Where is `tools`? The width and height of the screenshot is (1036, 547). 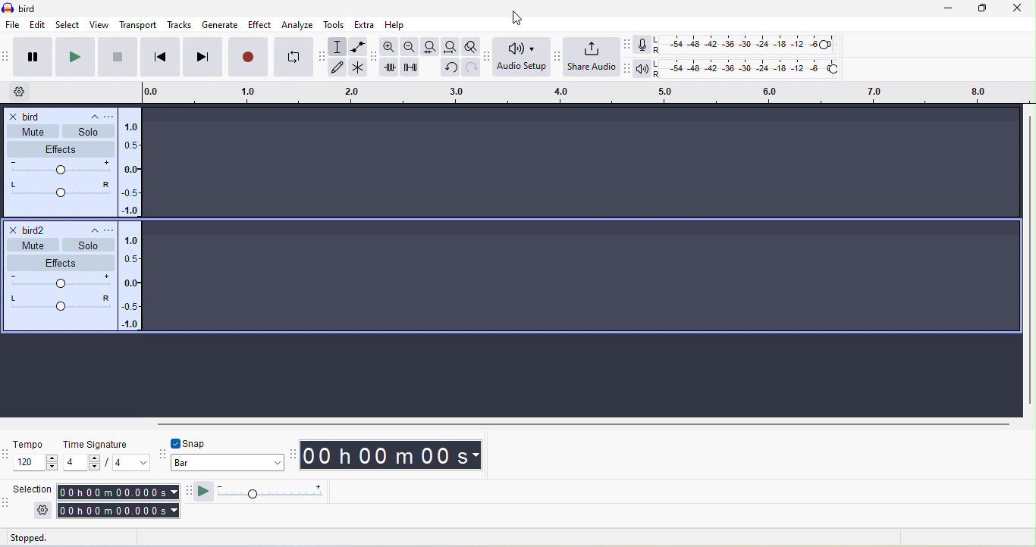 tools is located at coordinates (332, 25).